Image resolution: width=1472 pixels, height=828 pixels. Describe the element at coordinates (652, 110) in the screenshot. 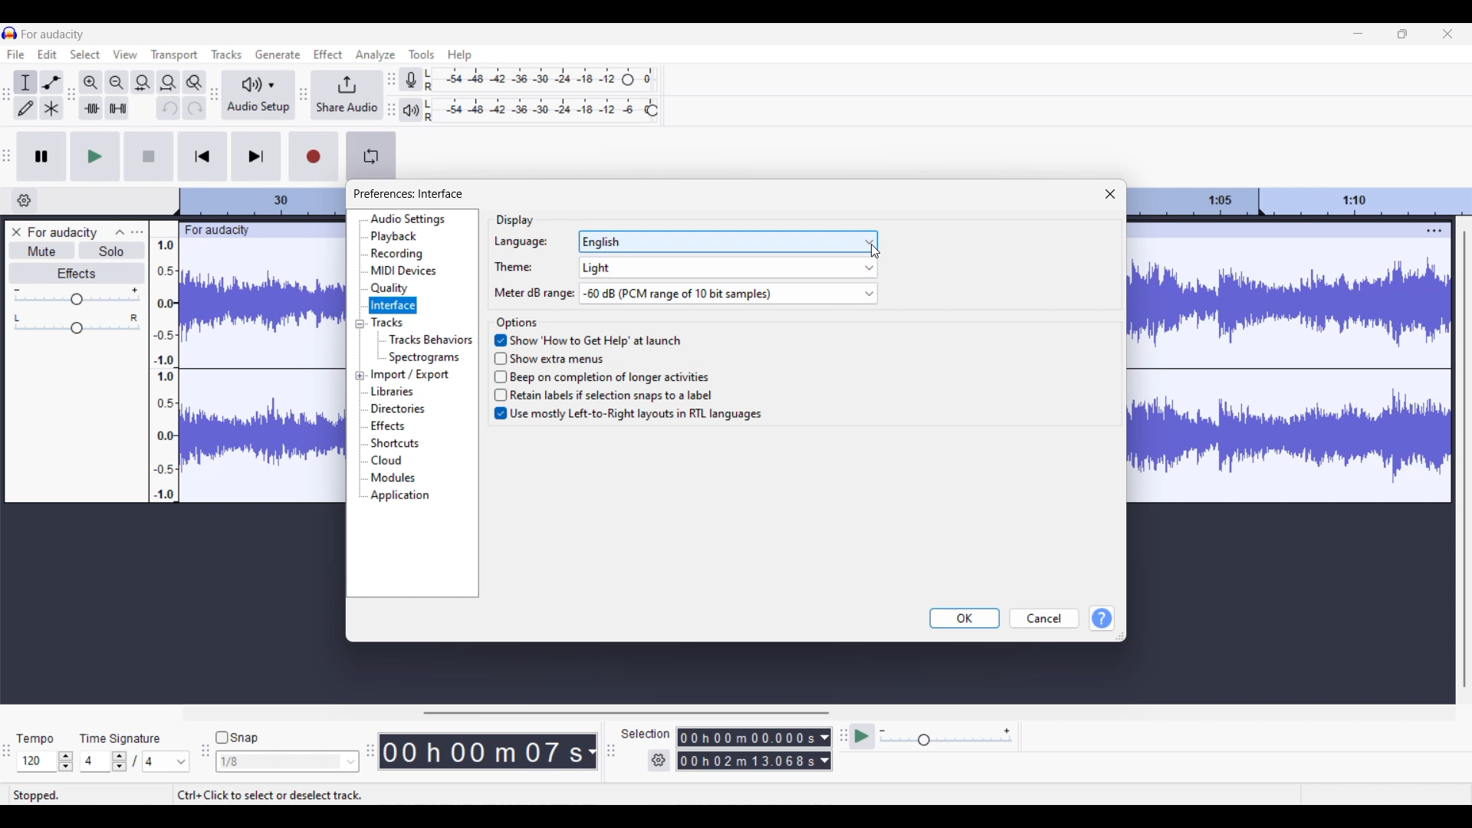

I see `Playback level header` at that location.